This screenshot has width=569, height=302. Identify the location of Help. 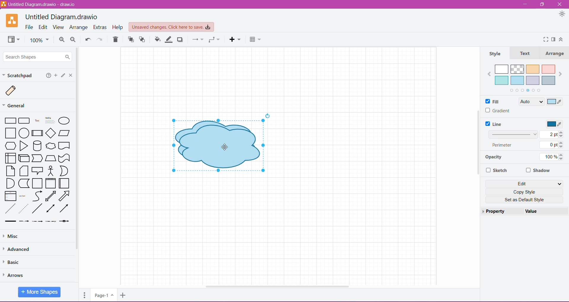
(118, 27).